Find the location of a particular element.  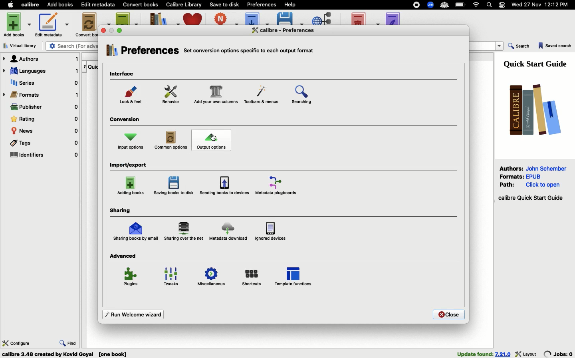

Rating is located at coordinates (44, 119).